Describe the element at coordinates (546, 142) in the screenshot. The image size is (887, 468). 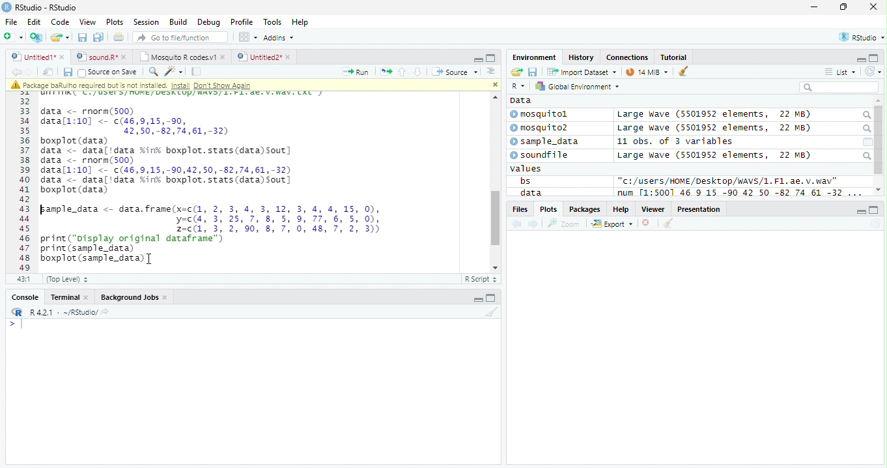
I see `sample_data` at that location.